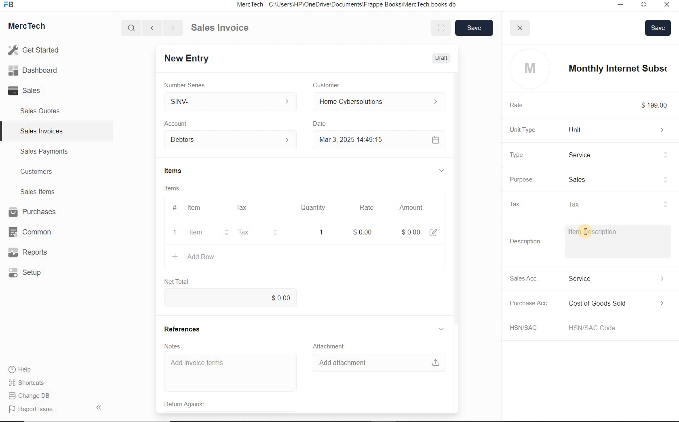 The width and height of the screenshot is (679, 422). I want to click on SINV-, so click(230, 101).